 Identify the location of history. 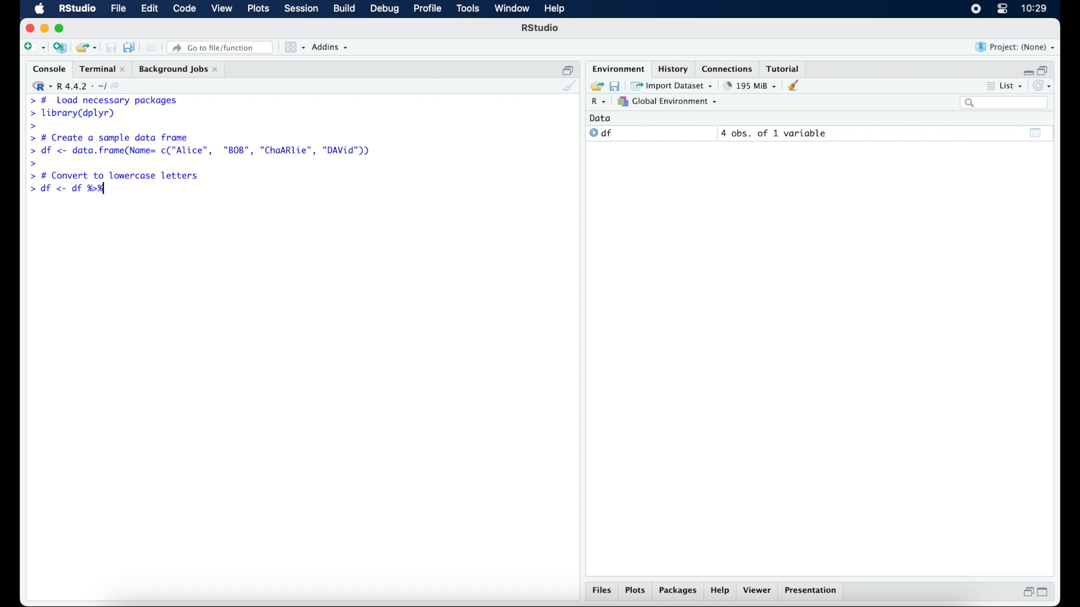
(672, 68).